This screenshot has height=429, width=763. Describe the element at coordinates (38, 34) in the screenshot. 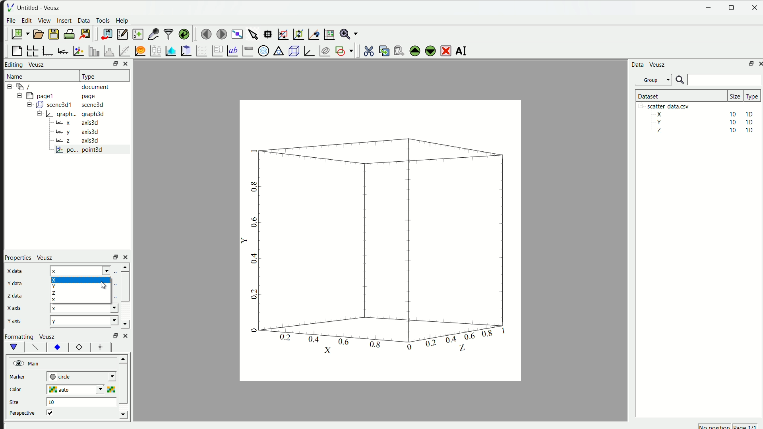

I see `open a document` at that location.